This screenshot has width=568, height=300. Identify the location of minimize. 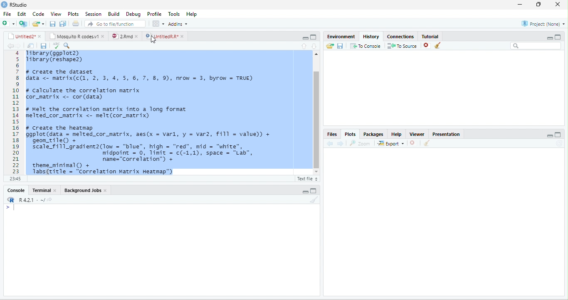
(303, 37).